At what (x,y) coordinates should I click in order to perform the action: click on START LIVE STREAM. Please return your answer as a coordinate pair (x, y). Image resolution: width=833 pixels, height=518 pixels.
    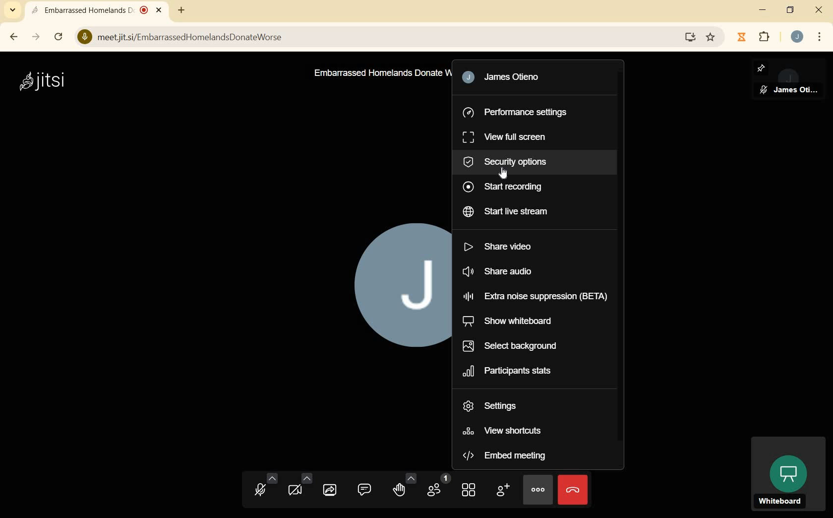
    Looking at the image, I should click on (511, 212).